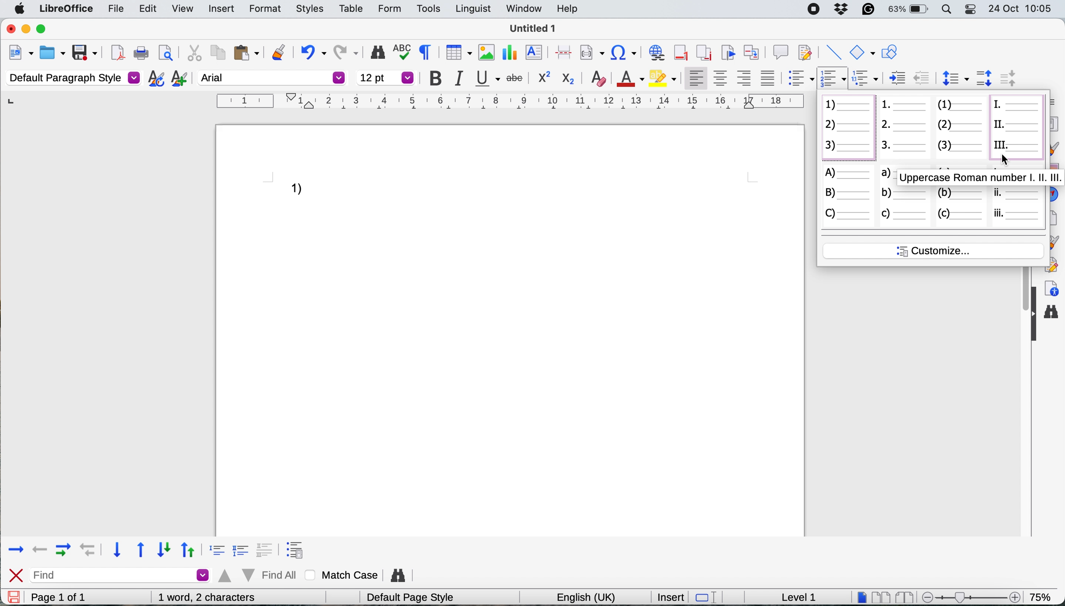 The height and width of the screenshot is (606, 1065). Describe the element at coordinates (182, 10) in the screenshot. I see `view` at that location.